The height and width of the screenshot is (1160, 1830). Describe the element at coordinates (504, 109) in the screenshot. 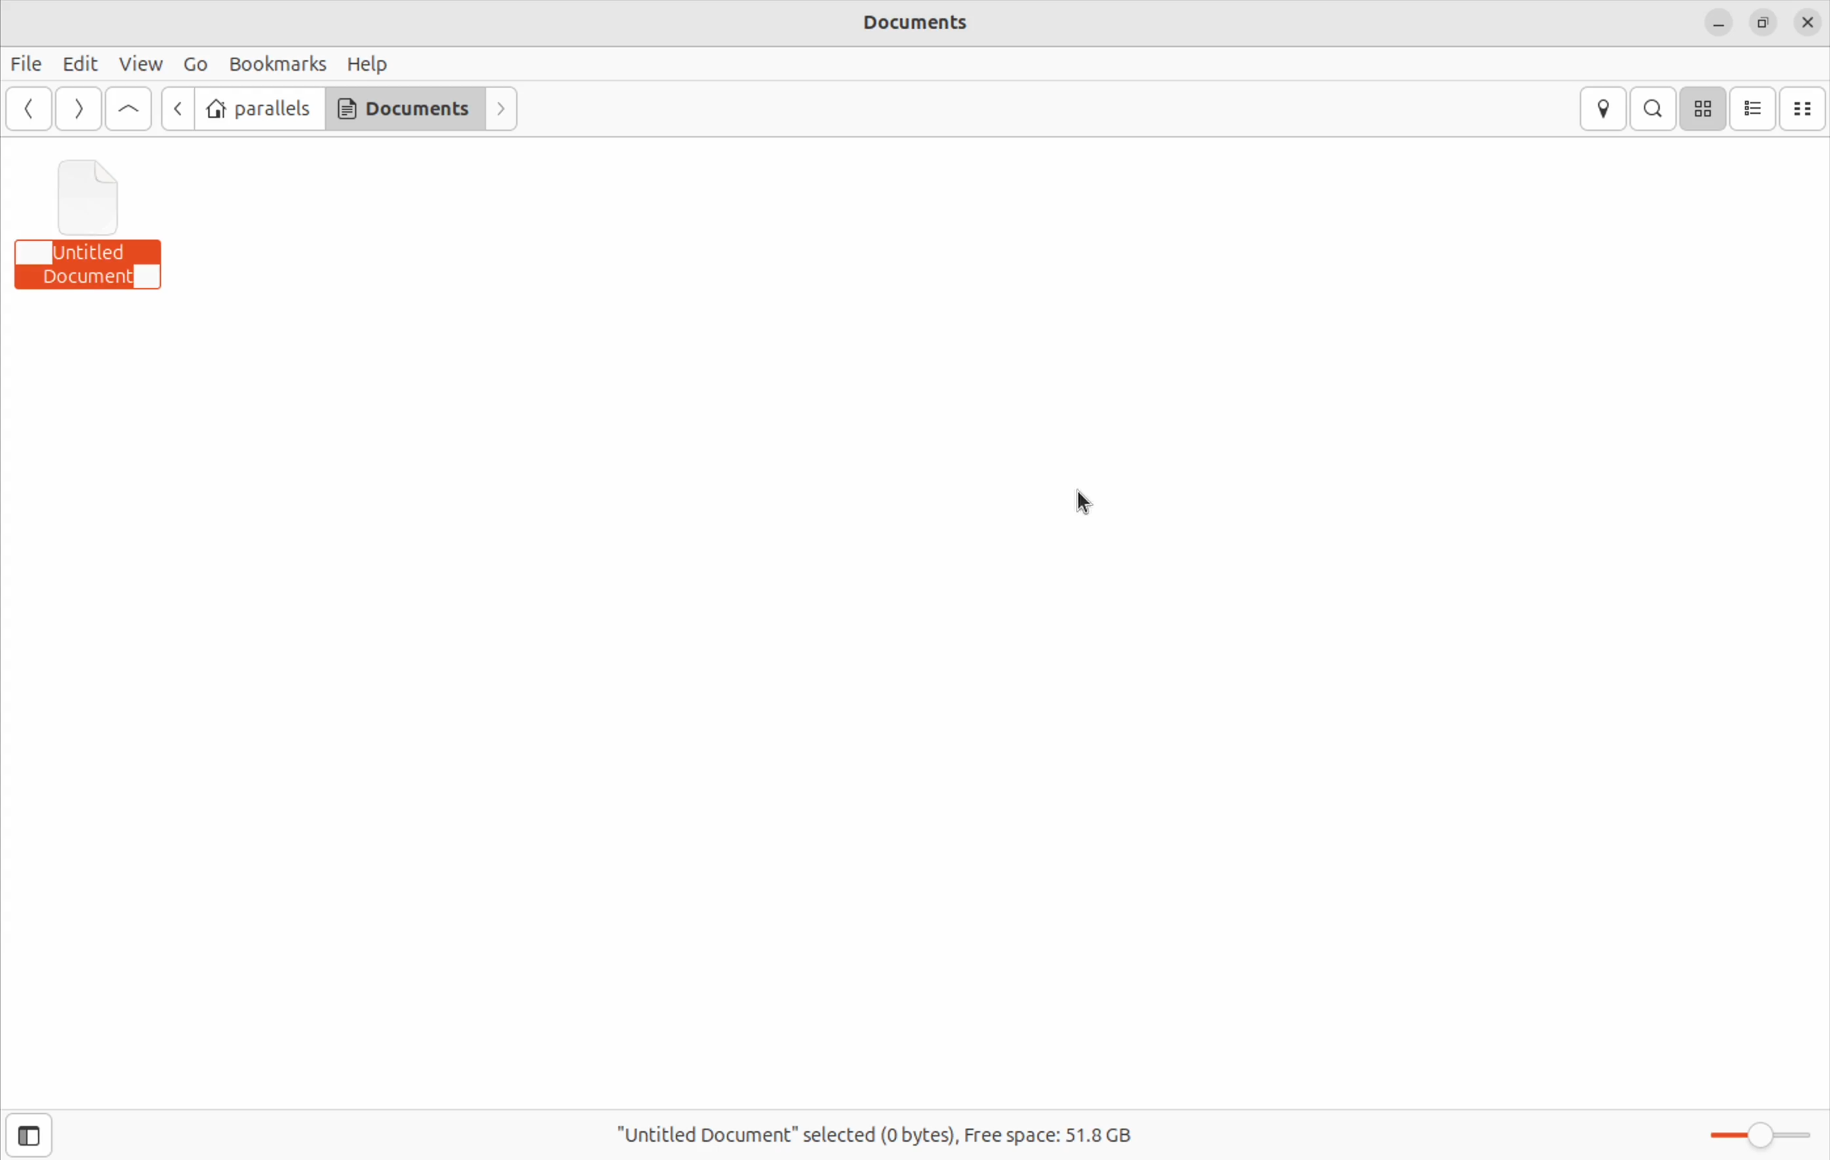

I see `next ` at that location.